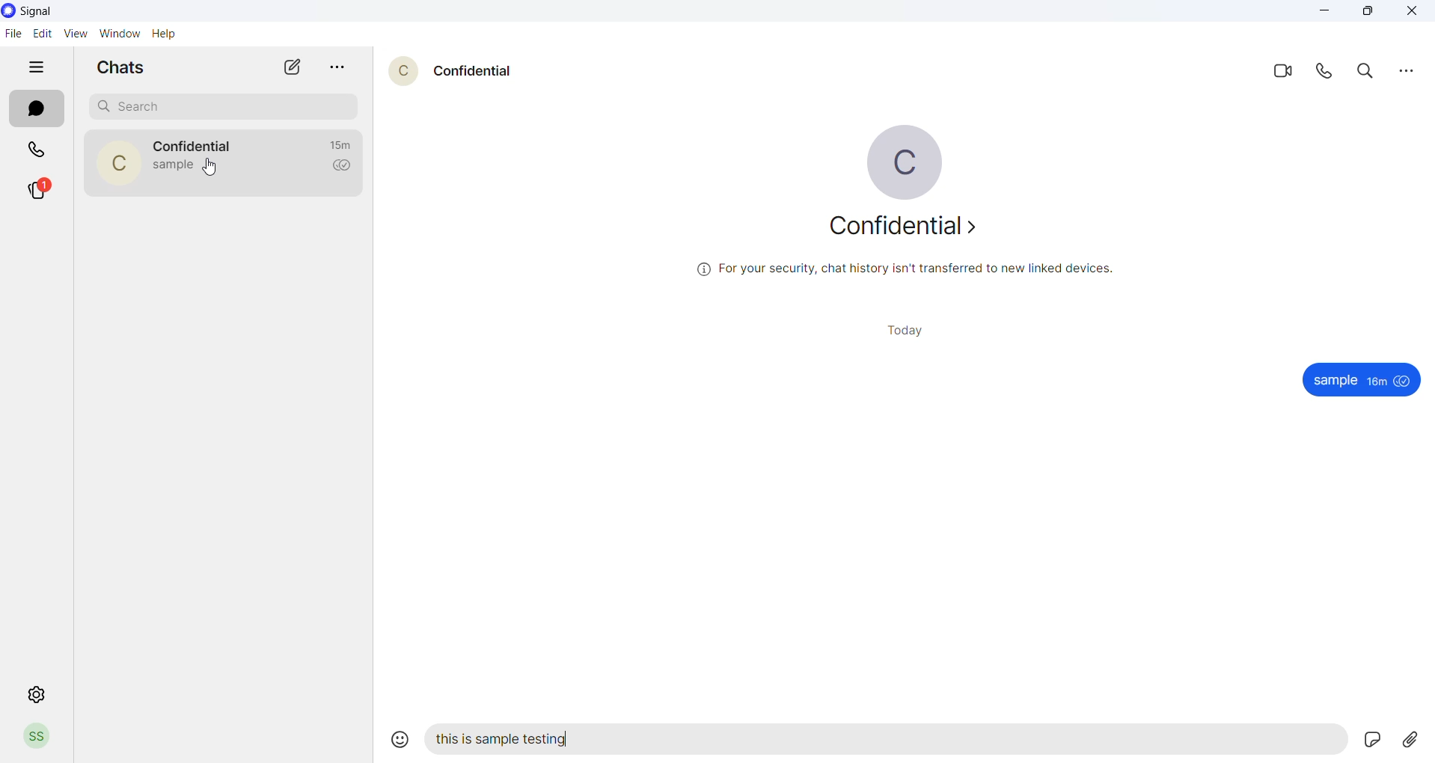 Image resolution: width=1435 pixels, height=763 pixels. I want to click on confidential, so click(192, 147).